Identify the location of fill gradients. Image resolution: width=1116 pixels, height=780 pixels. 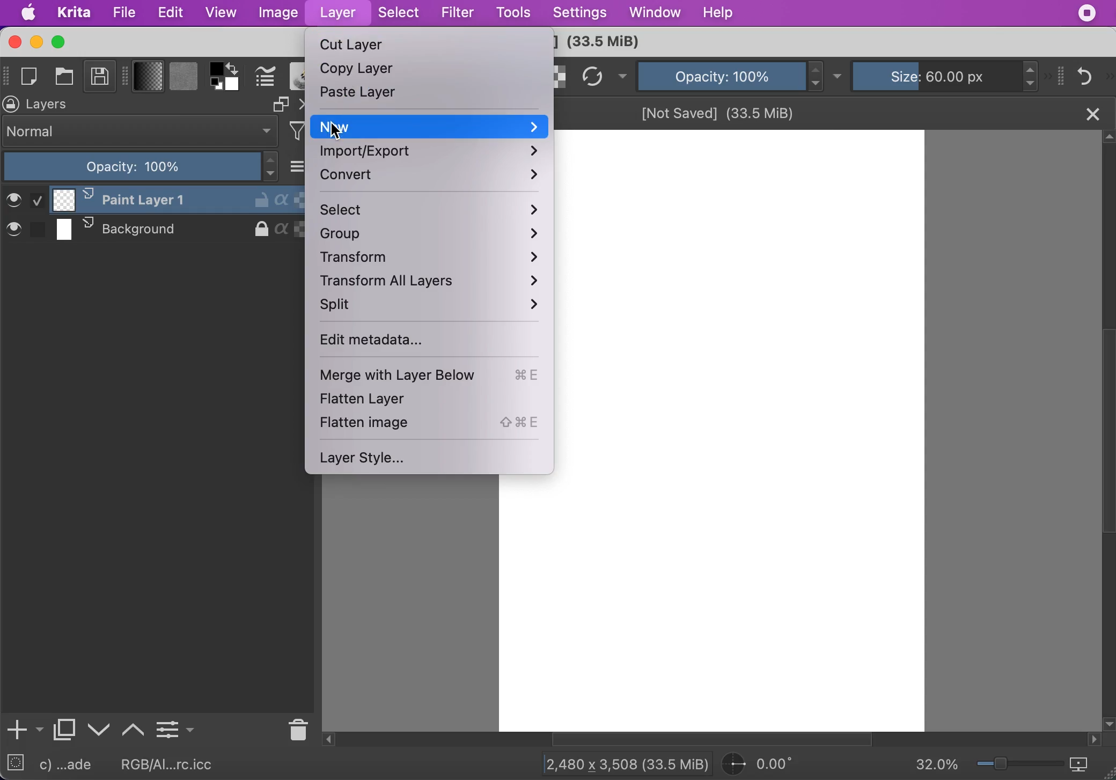
(149, 77).